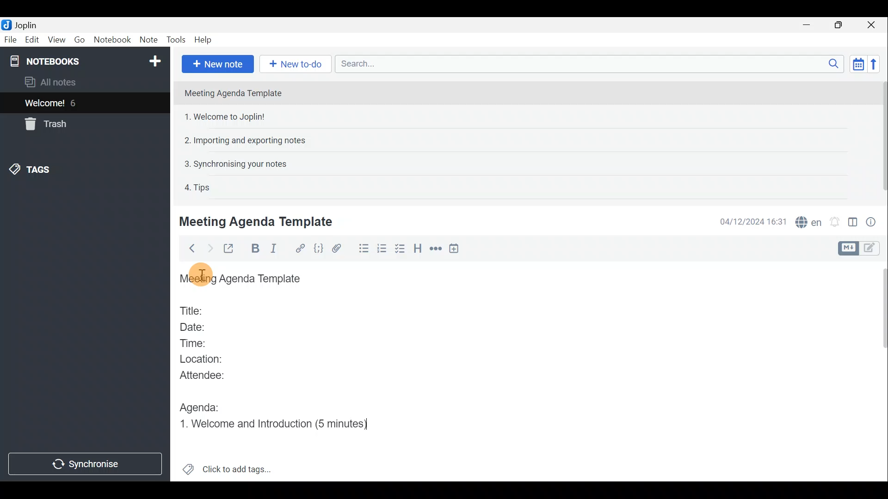 This screenshot has width=888, height=499. I want to click on Search bar, so click(587, 63).